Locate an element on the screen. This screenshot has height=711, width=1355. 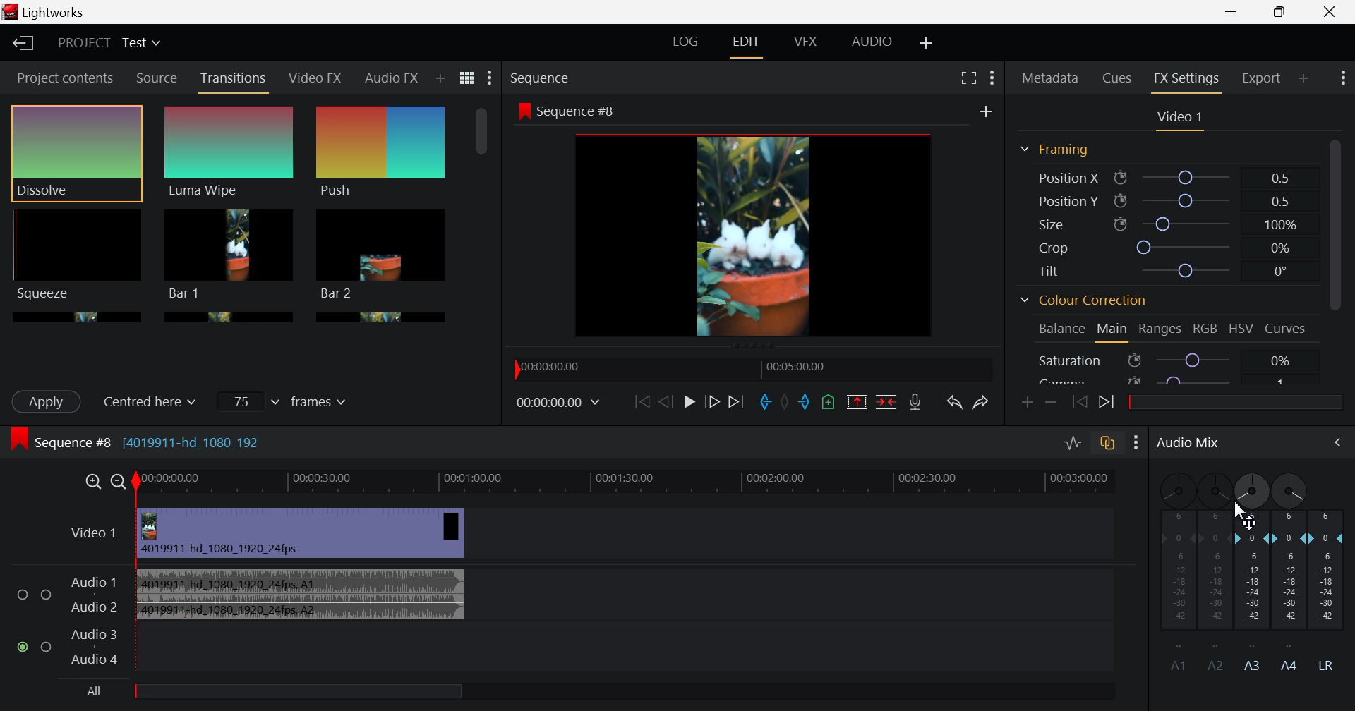
Frame Time is located at coordinates (558, 406).